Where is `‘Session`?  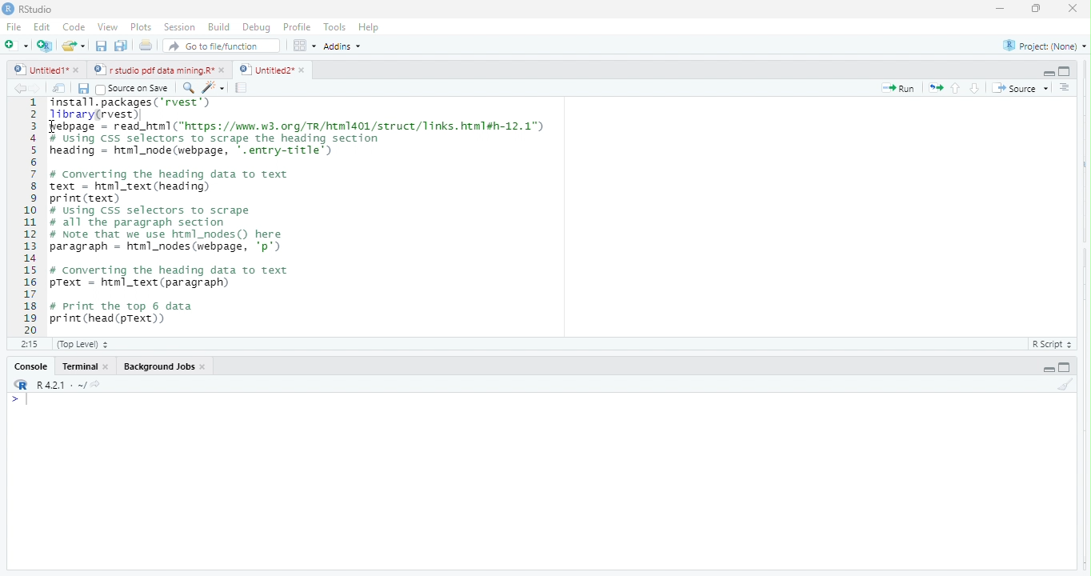 ‘Session is located at coordinates (178, 27).